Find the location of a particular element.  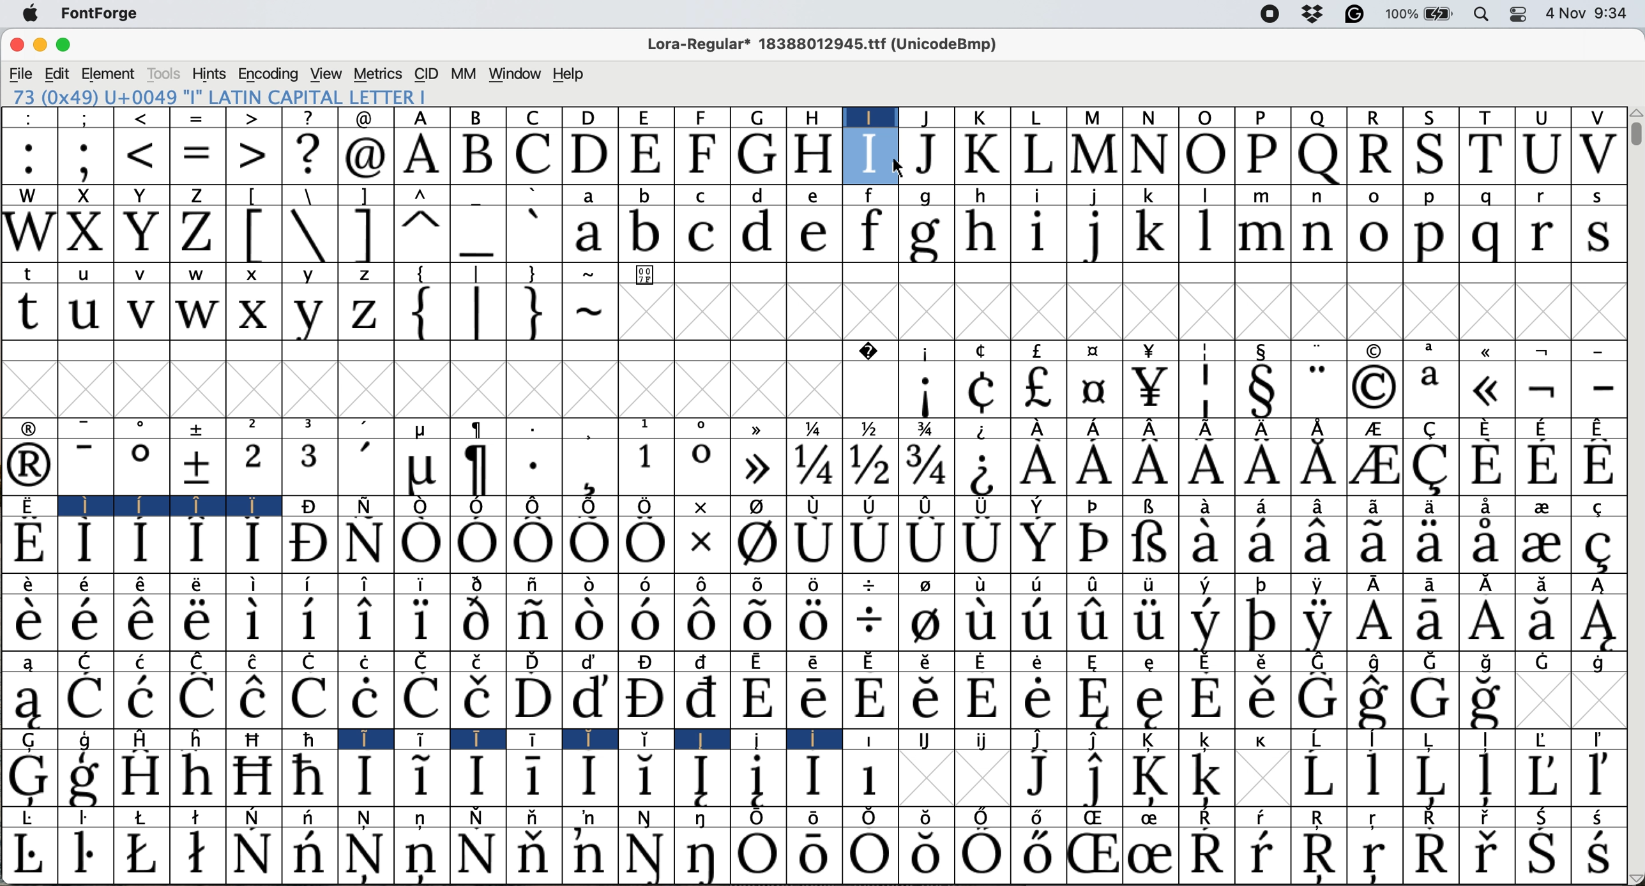

D is located at coordinates (589, 117).